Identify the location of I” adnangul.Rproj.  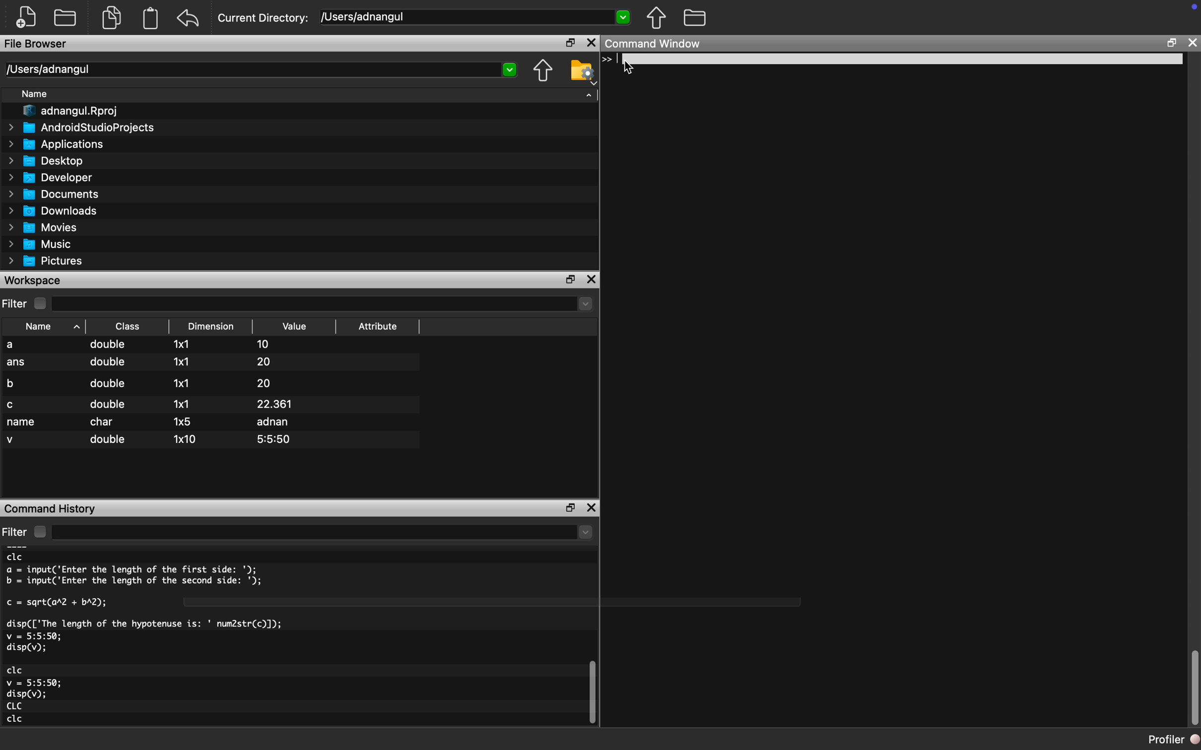
(67, 111).